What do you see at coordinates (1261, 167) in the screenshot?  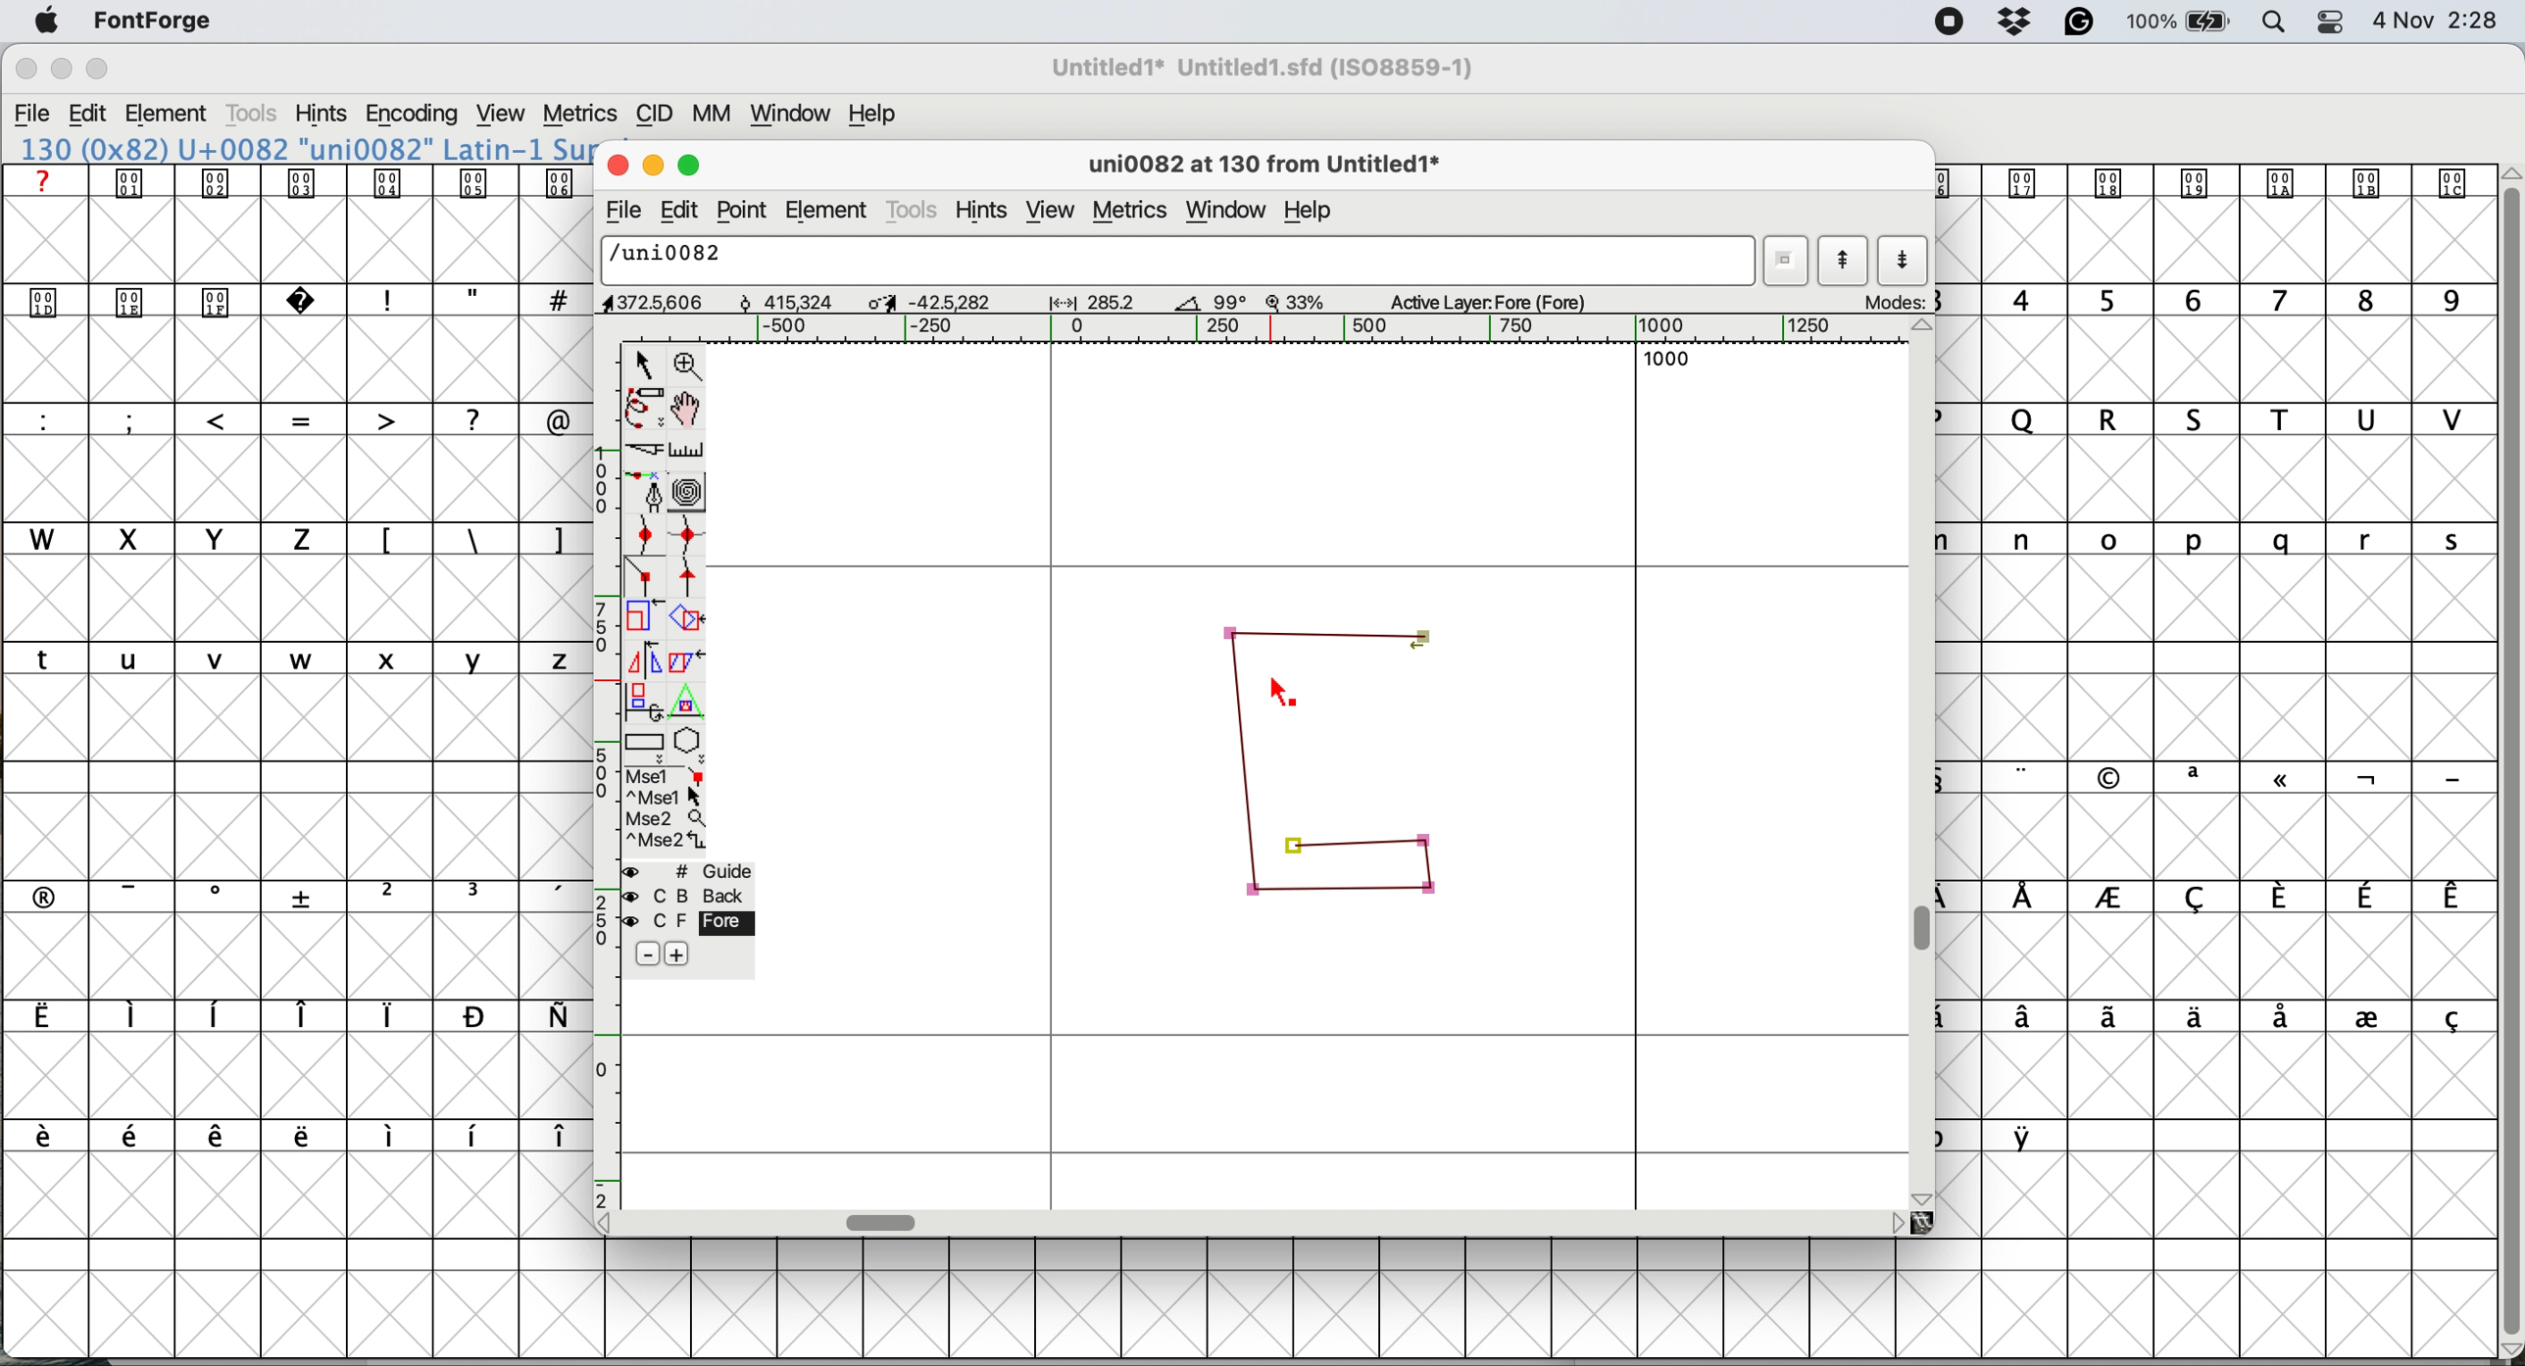 I see `glyph name` at bounding box center [1261, 167].